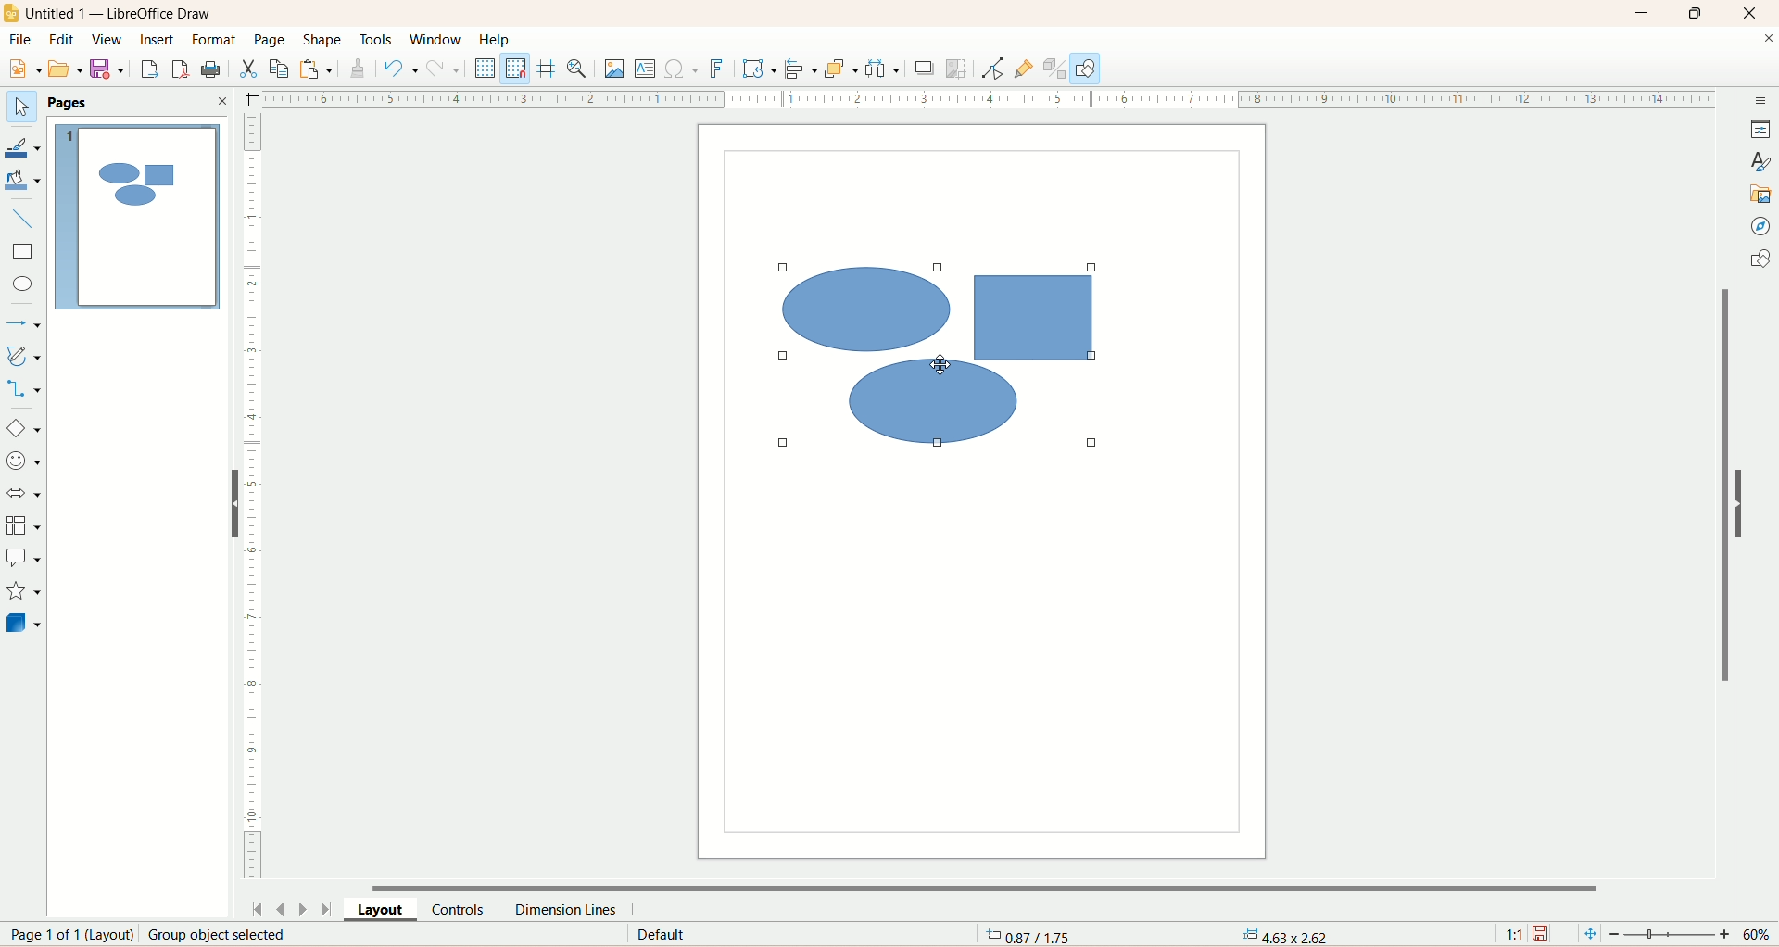  I want to click on redo, so click(444, 73).